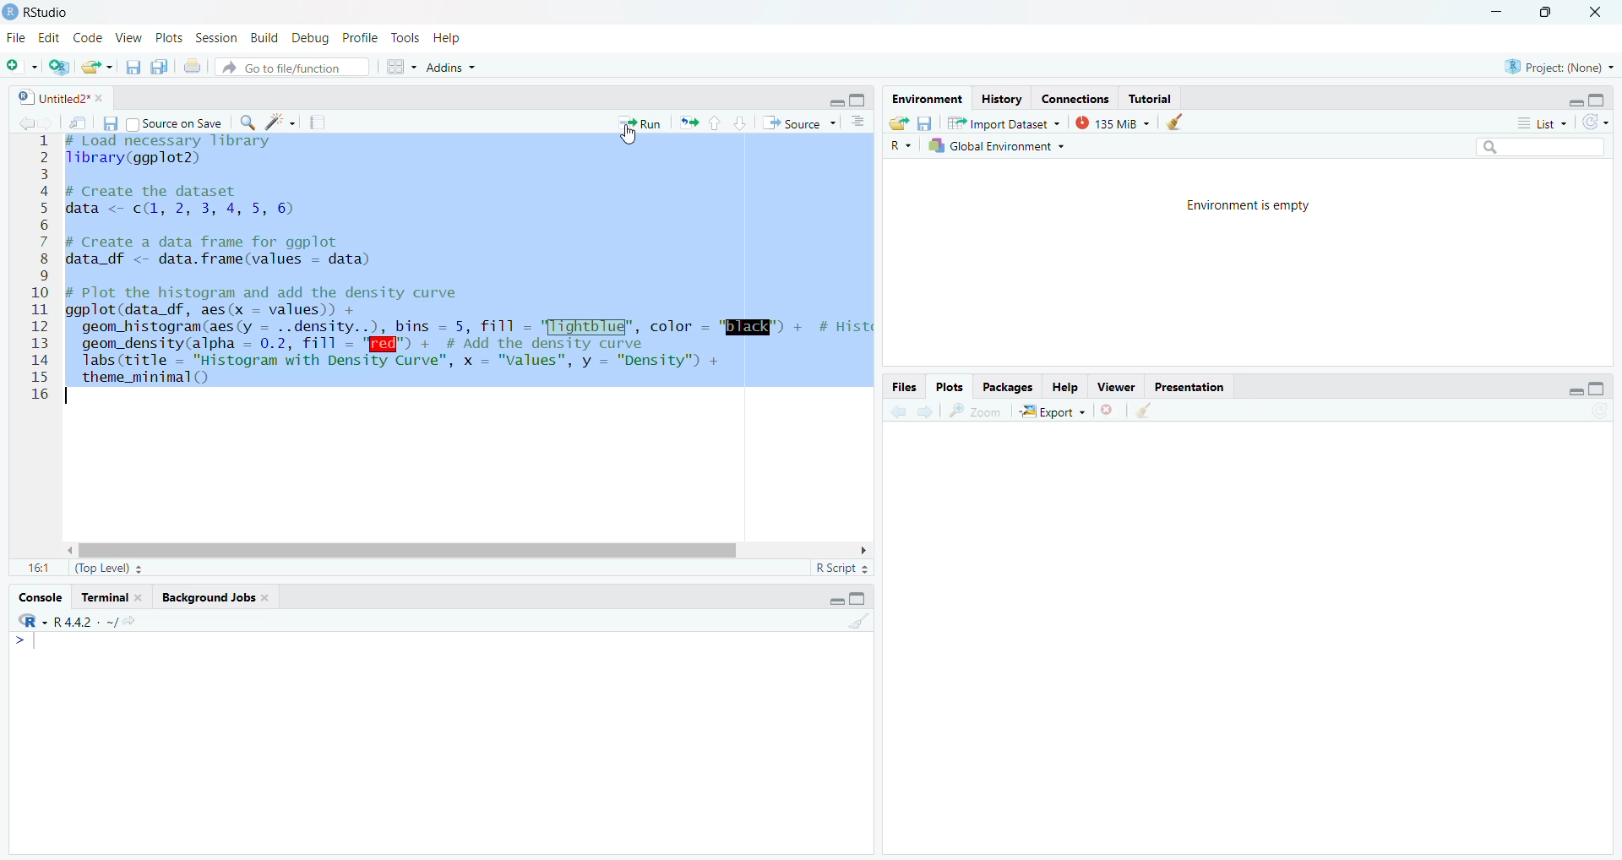  What do you see at coordinates (1075, 98) in the screenshot?
I see `Connections` at bounding box center [1075, 98].